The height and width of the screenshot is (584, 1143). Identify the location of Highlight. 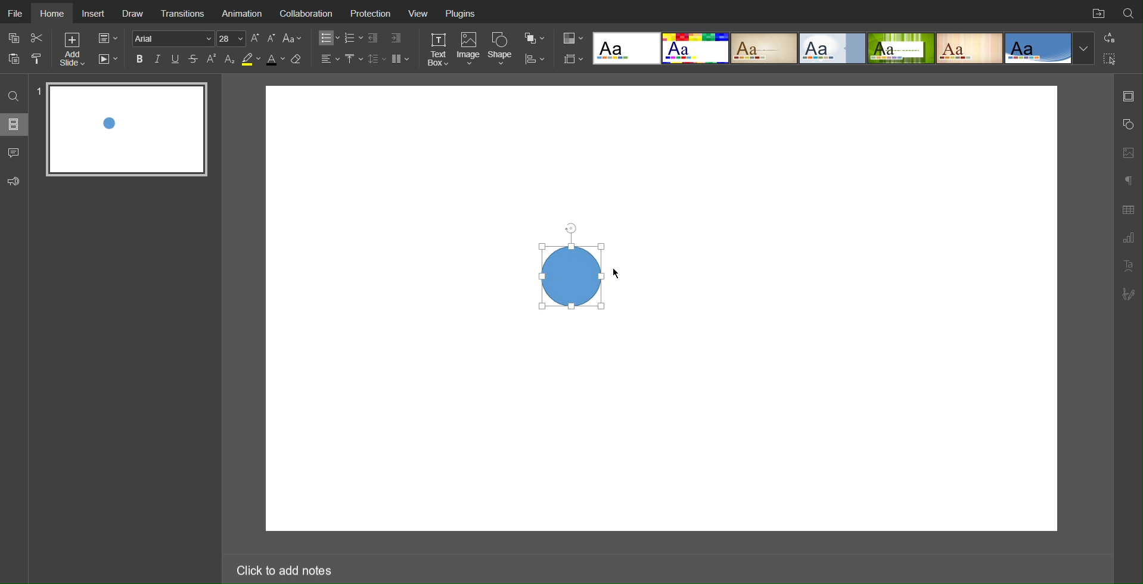
(250, 60).